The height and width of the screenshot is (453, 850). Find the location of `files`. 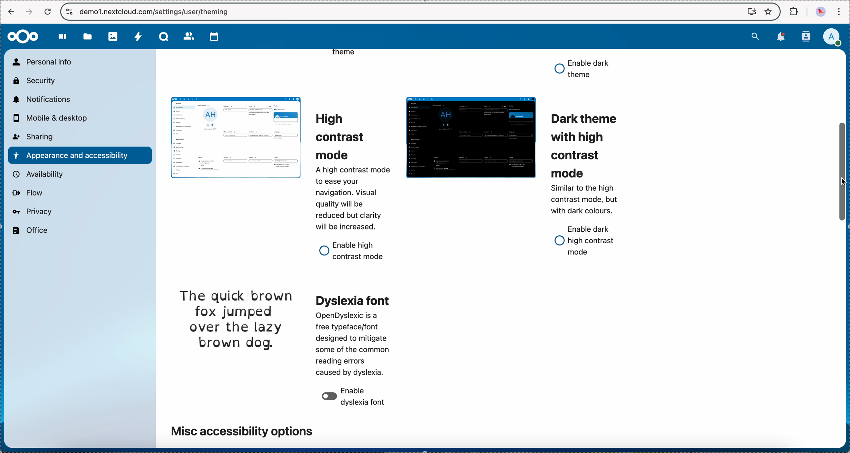

files is located at coordinates (88, 39).